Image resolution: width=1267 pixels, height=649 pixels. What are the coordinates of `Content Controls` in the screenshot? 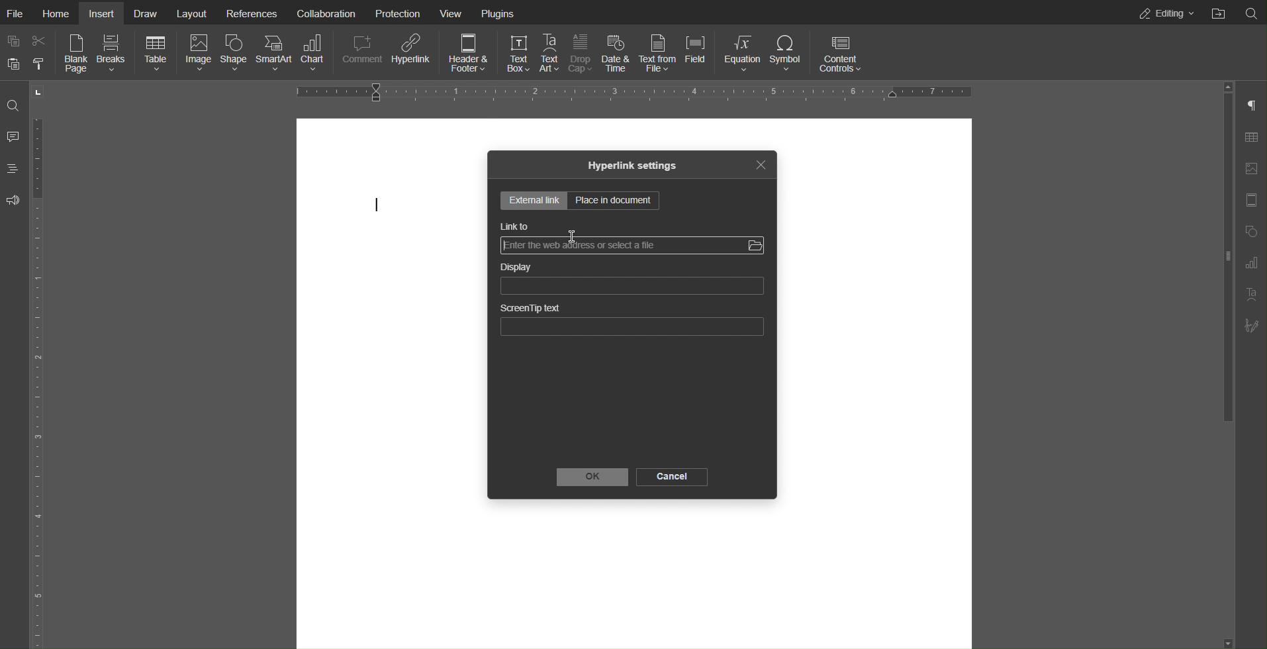 It's located at (841, 51).